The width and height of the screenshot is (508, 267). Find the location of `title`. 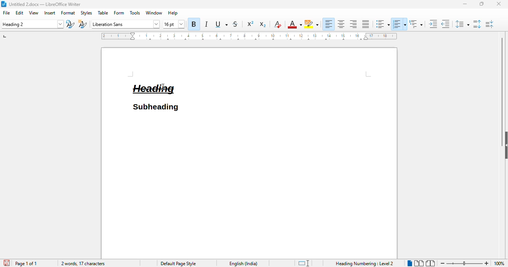

title is located at coordinates (45, 4).